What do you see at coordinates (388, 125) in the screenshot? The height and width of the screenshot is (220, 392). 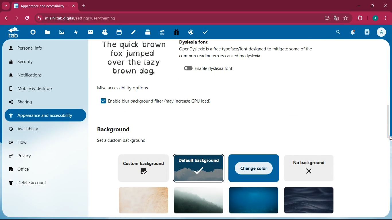 I see `scroll bar` at bounding box center [388, 125].